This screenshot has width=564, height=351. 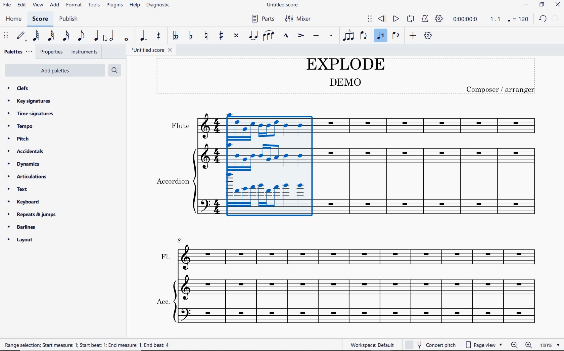 What do you see at coordinates (84, 52) in the screenshot?
I see `instruments` at bounding box center [84, 52].